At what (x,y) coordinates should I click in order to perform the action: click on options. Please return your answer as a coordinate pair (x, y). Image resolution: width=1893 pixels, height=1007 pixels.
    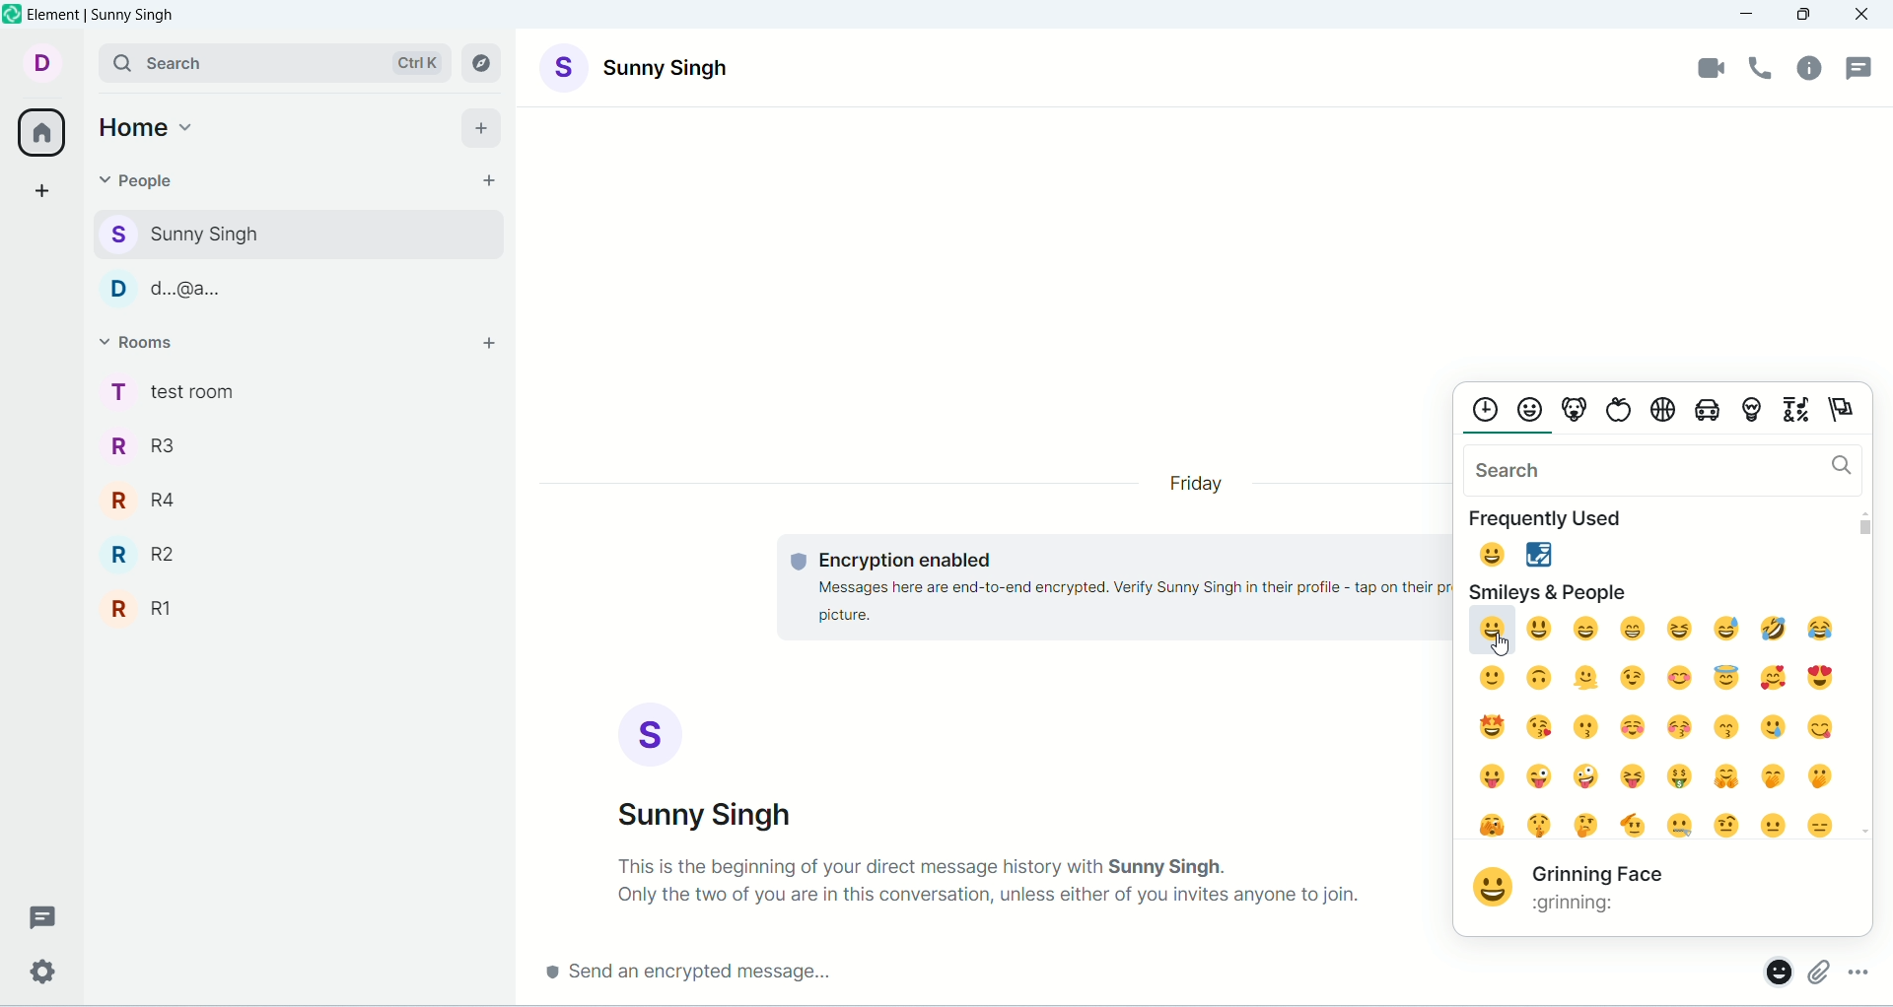
    Looking at the image, I should click on (1864, 969).